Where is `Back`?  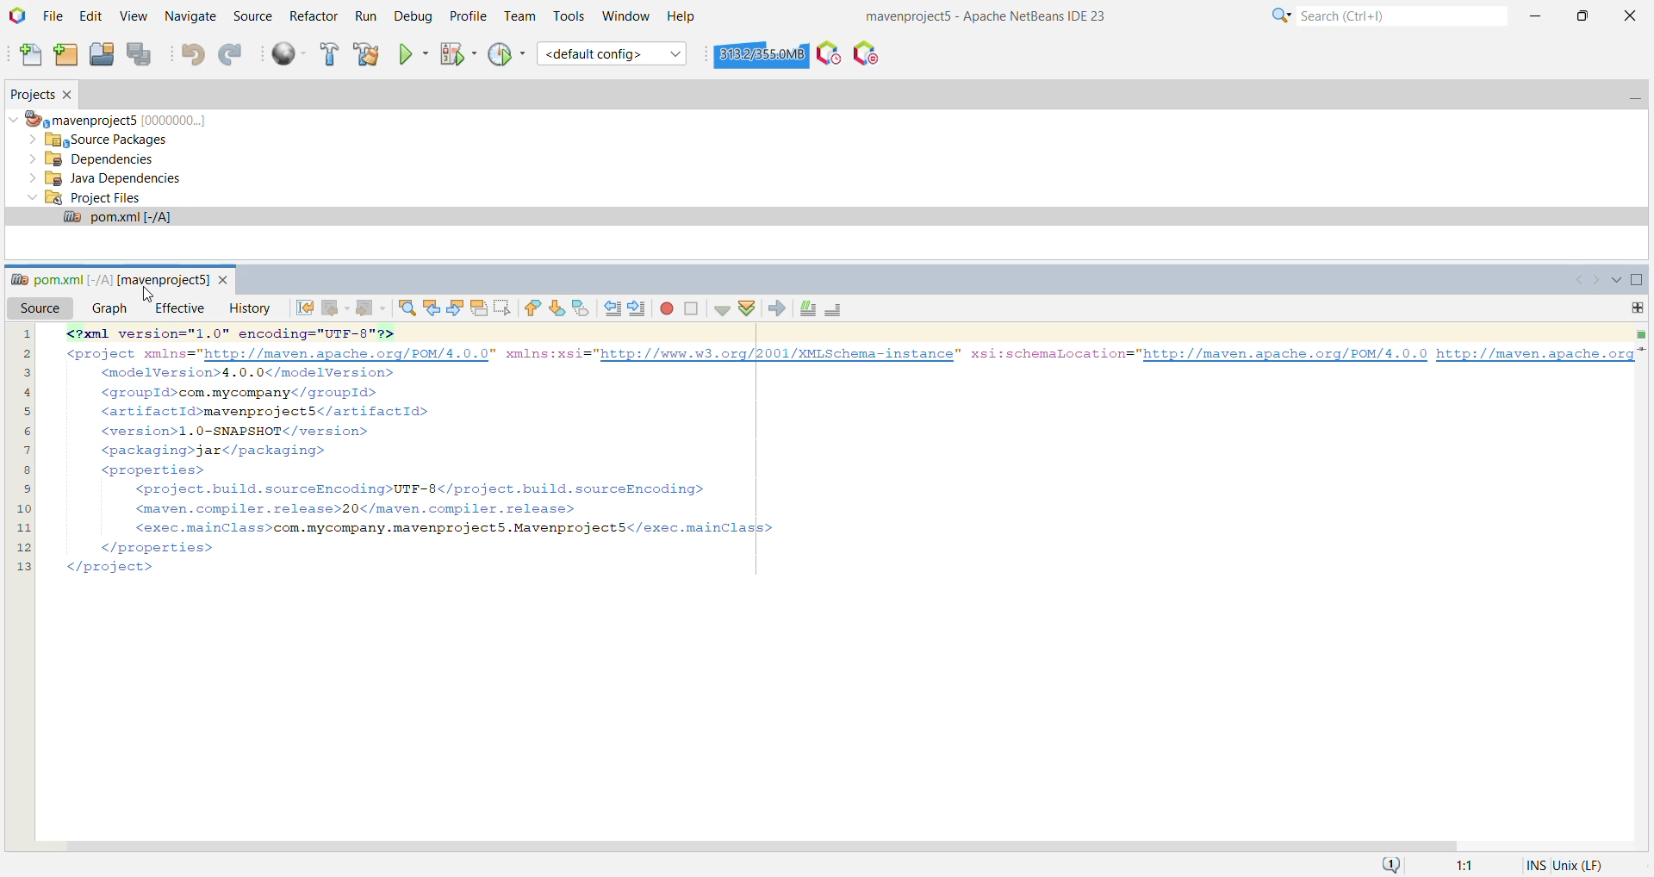 Back is located at coordinates (335, 308).